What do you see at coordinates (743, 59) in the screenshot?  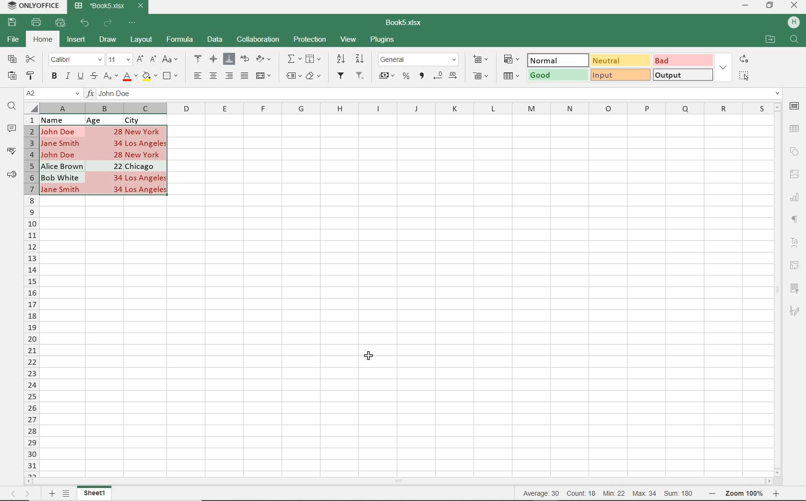 I see `REPLACE` at bounding box center [743, 59].